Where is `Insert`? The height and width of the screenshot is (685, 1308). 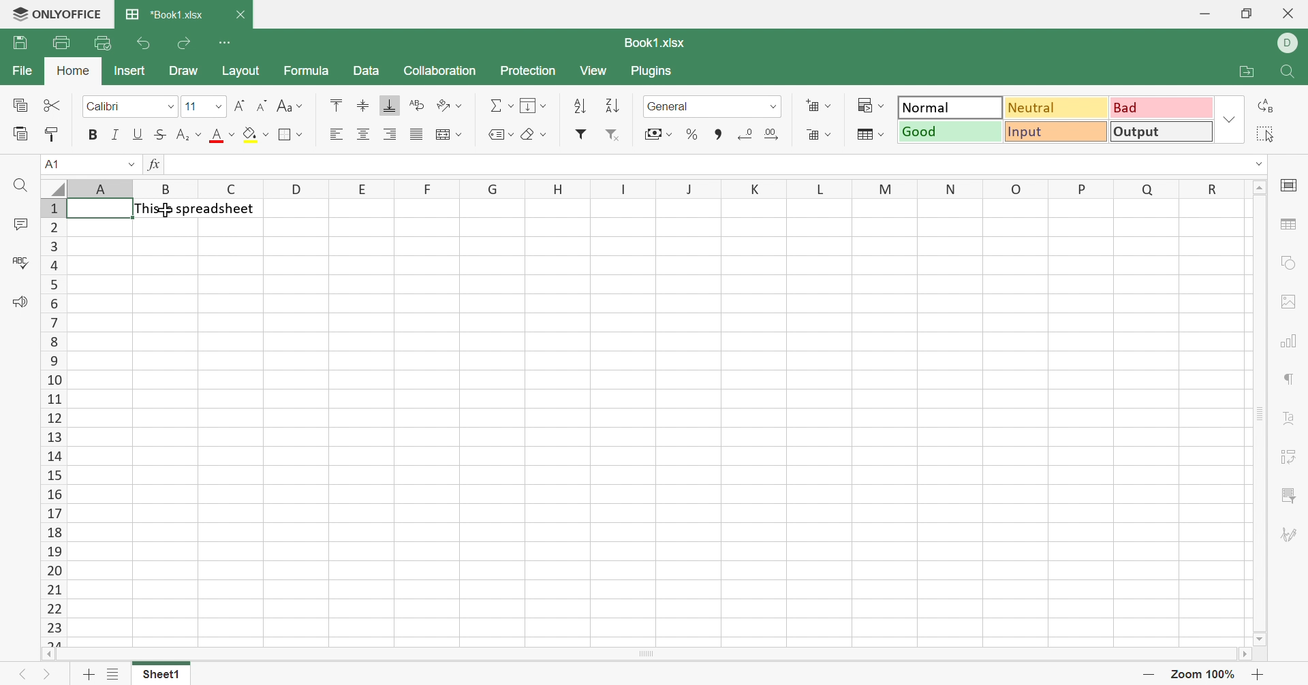
Insert is located at coordinates (130, 70).